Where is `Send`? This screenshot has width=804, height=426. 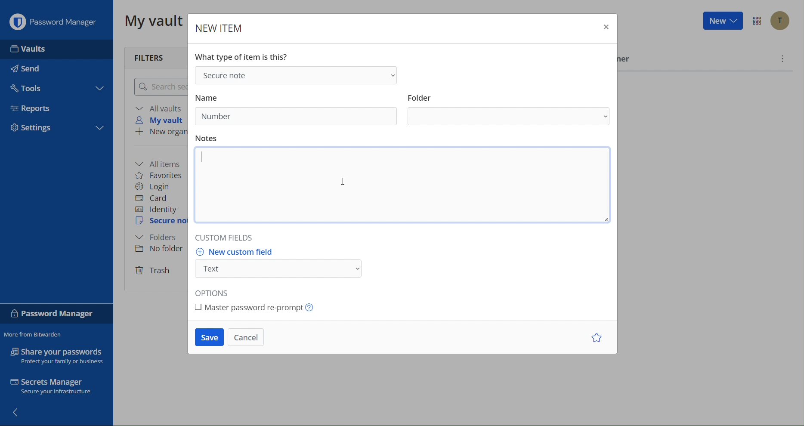 Send is located at coordinates (29, 68).